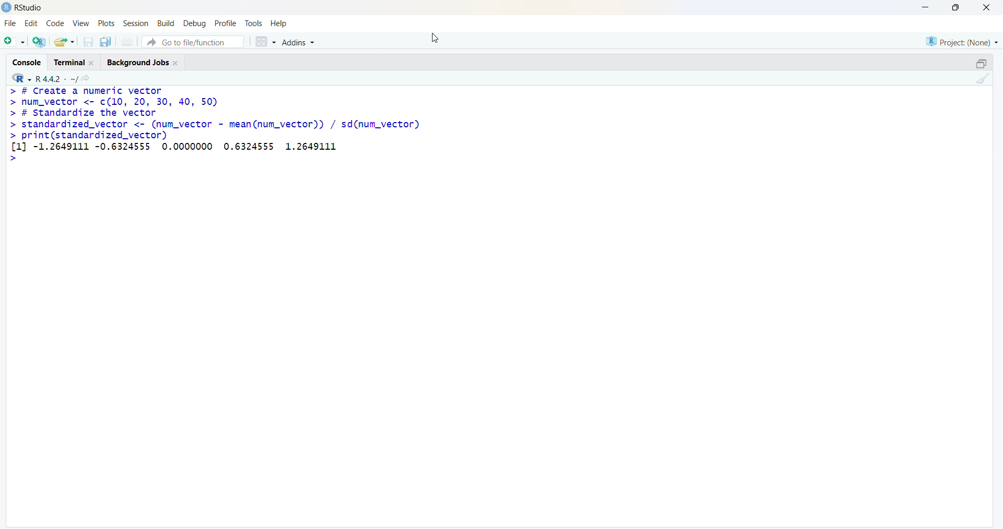 Image resolution: width=1003 pixels, height=529 pixels. What do you see at coordinates (176, 63) in the screenshot?
I see `close` at bounding box center [176, 63].